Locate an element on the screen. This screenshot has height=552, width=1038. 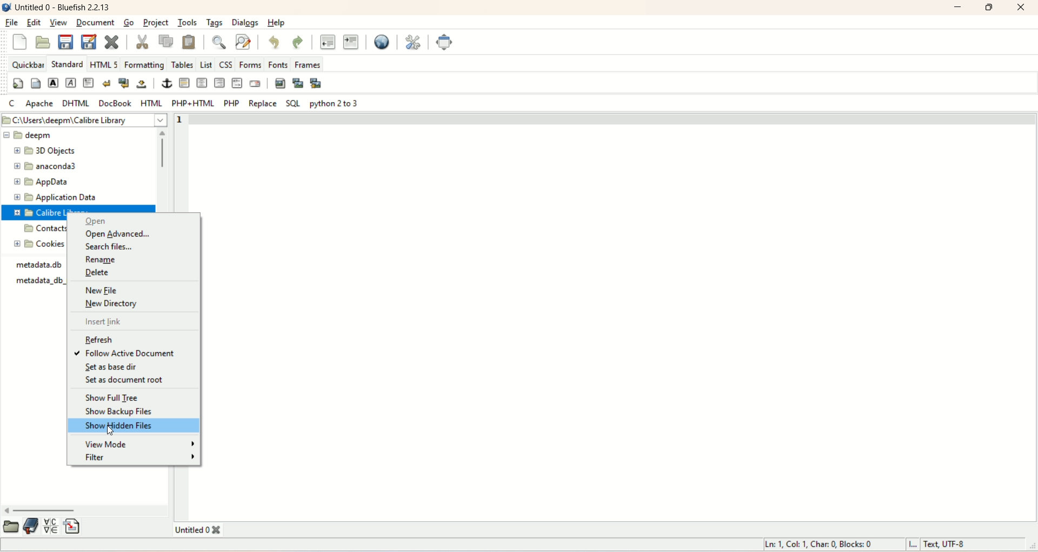
horizontal rule is located at coordinates (185, 83).